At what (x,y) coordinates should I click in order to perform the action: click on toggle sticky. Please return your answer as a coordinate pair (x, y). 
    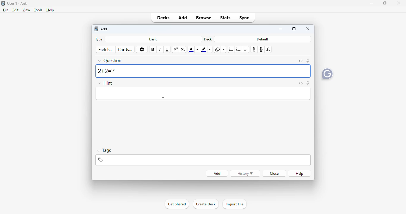
    Looking at the image, I should click on (308, 83).